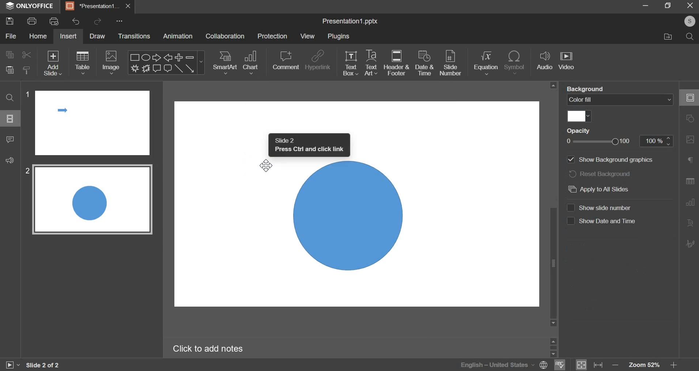 This screenshot has width=699, height=371. Describe the element at coordinates (560, 365) in the screenshot. I see `spell check` at that location.